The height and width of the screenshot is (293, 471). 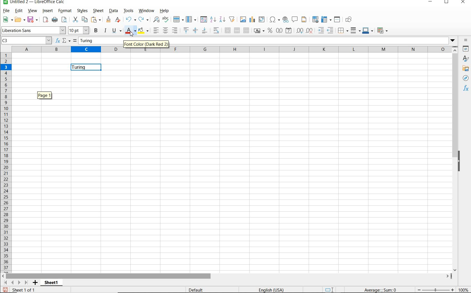 I want to click on CLONE FORMATTING, so click(x=108, y=20).